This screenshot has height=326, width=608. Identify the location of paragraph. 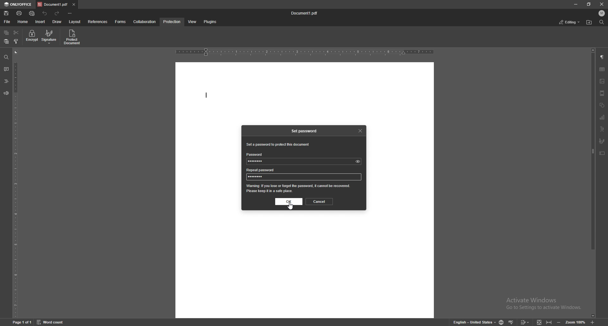
(602, 57).